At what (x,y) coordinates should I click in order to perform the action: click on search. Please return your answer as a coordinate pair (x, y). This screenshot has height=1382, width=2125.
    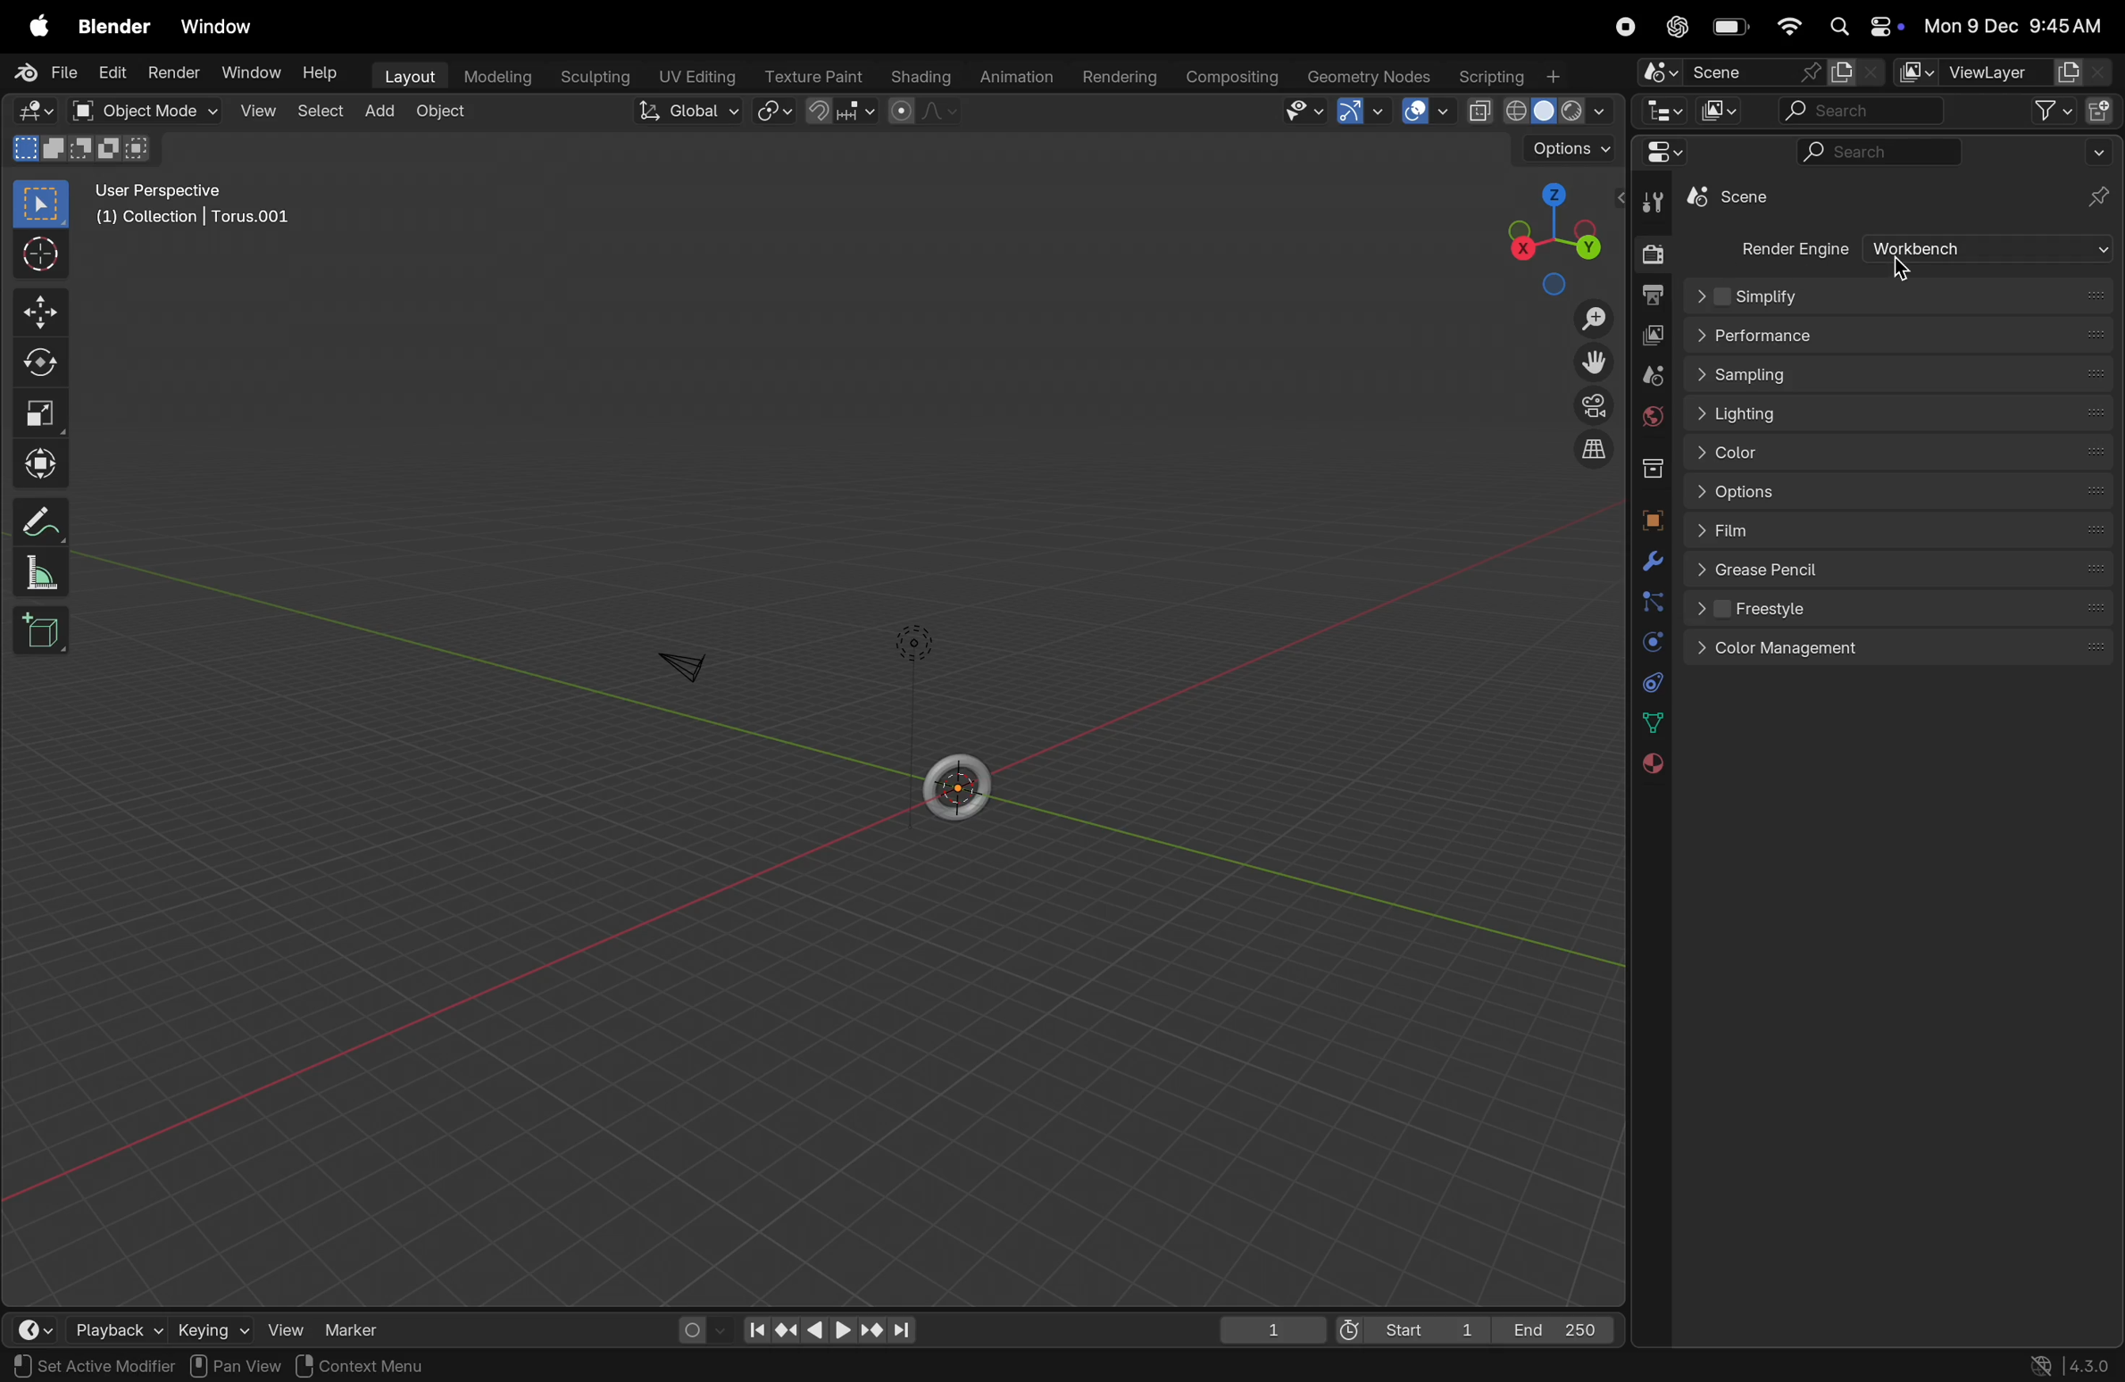
    Looking at the image, I should click on (1857, 112).